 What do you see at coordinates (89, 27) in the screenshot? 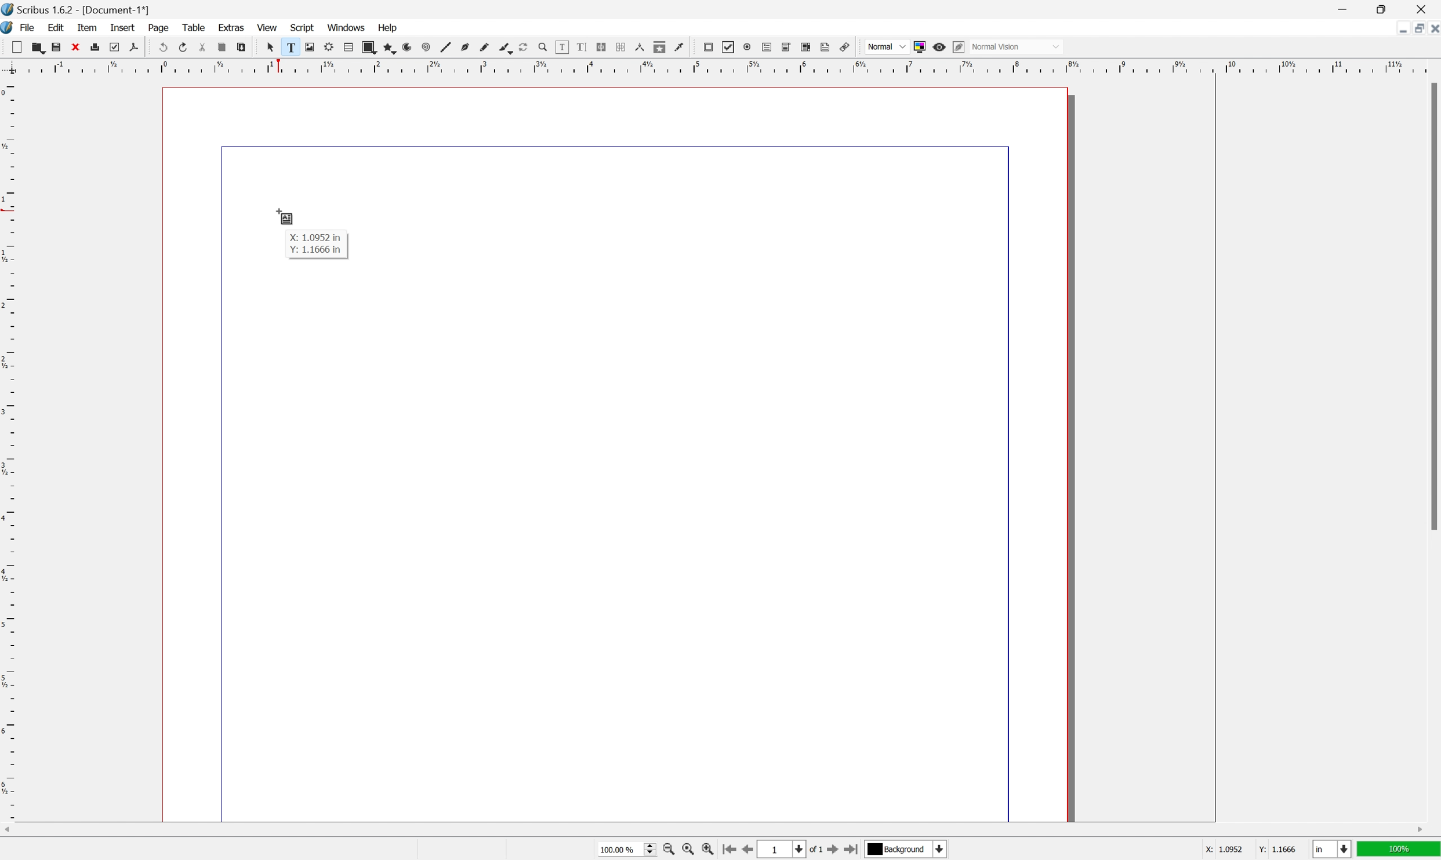
I see `item` at bounding box center [89, 27].